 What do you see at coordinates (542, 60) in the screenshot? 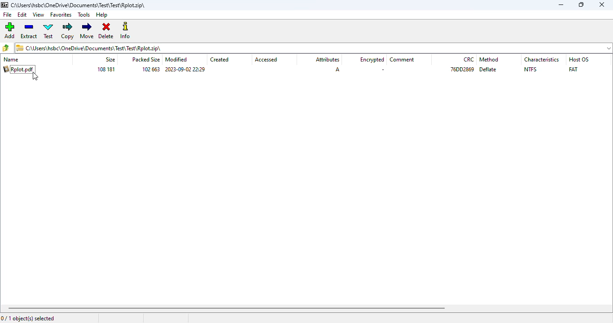
I see `characteristics` at bounding box center [542, 60].